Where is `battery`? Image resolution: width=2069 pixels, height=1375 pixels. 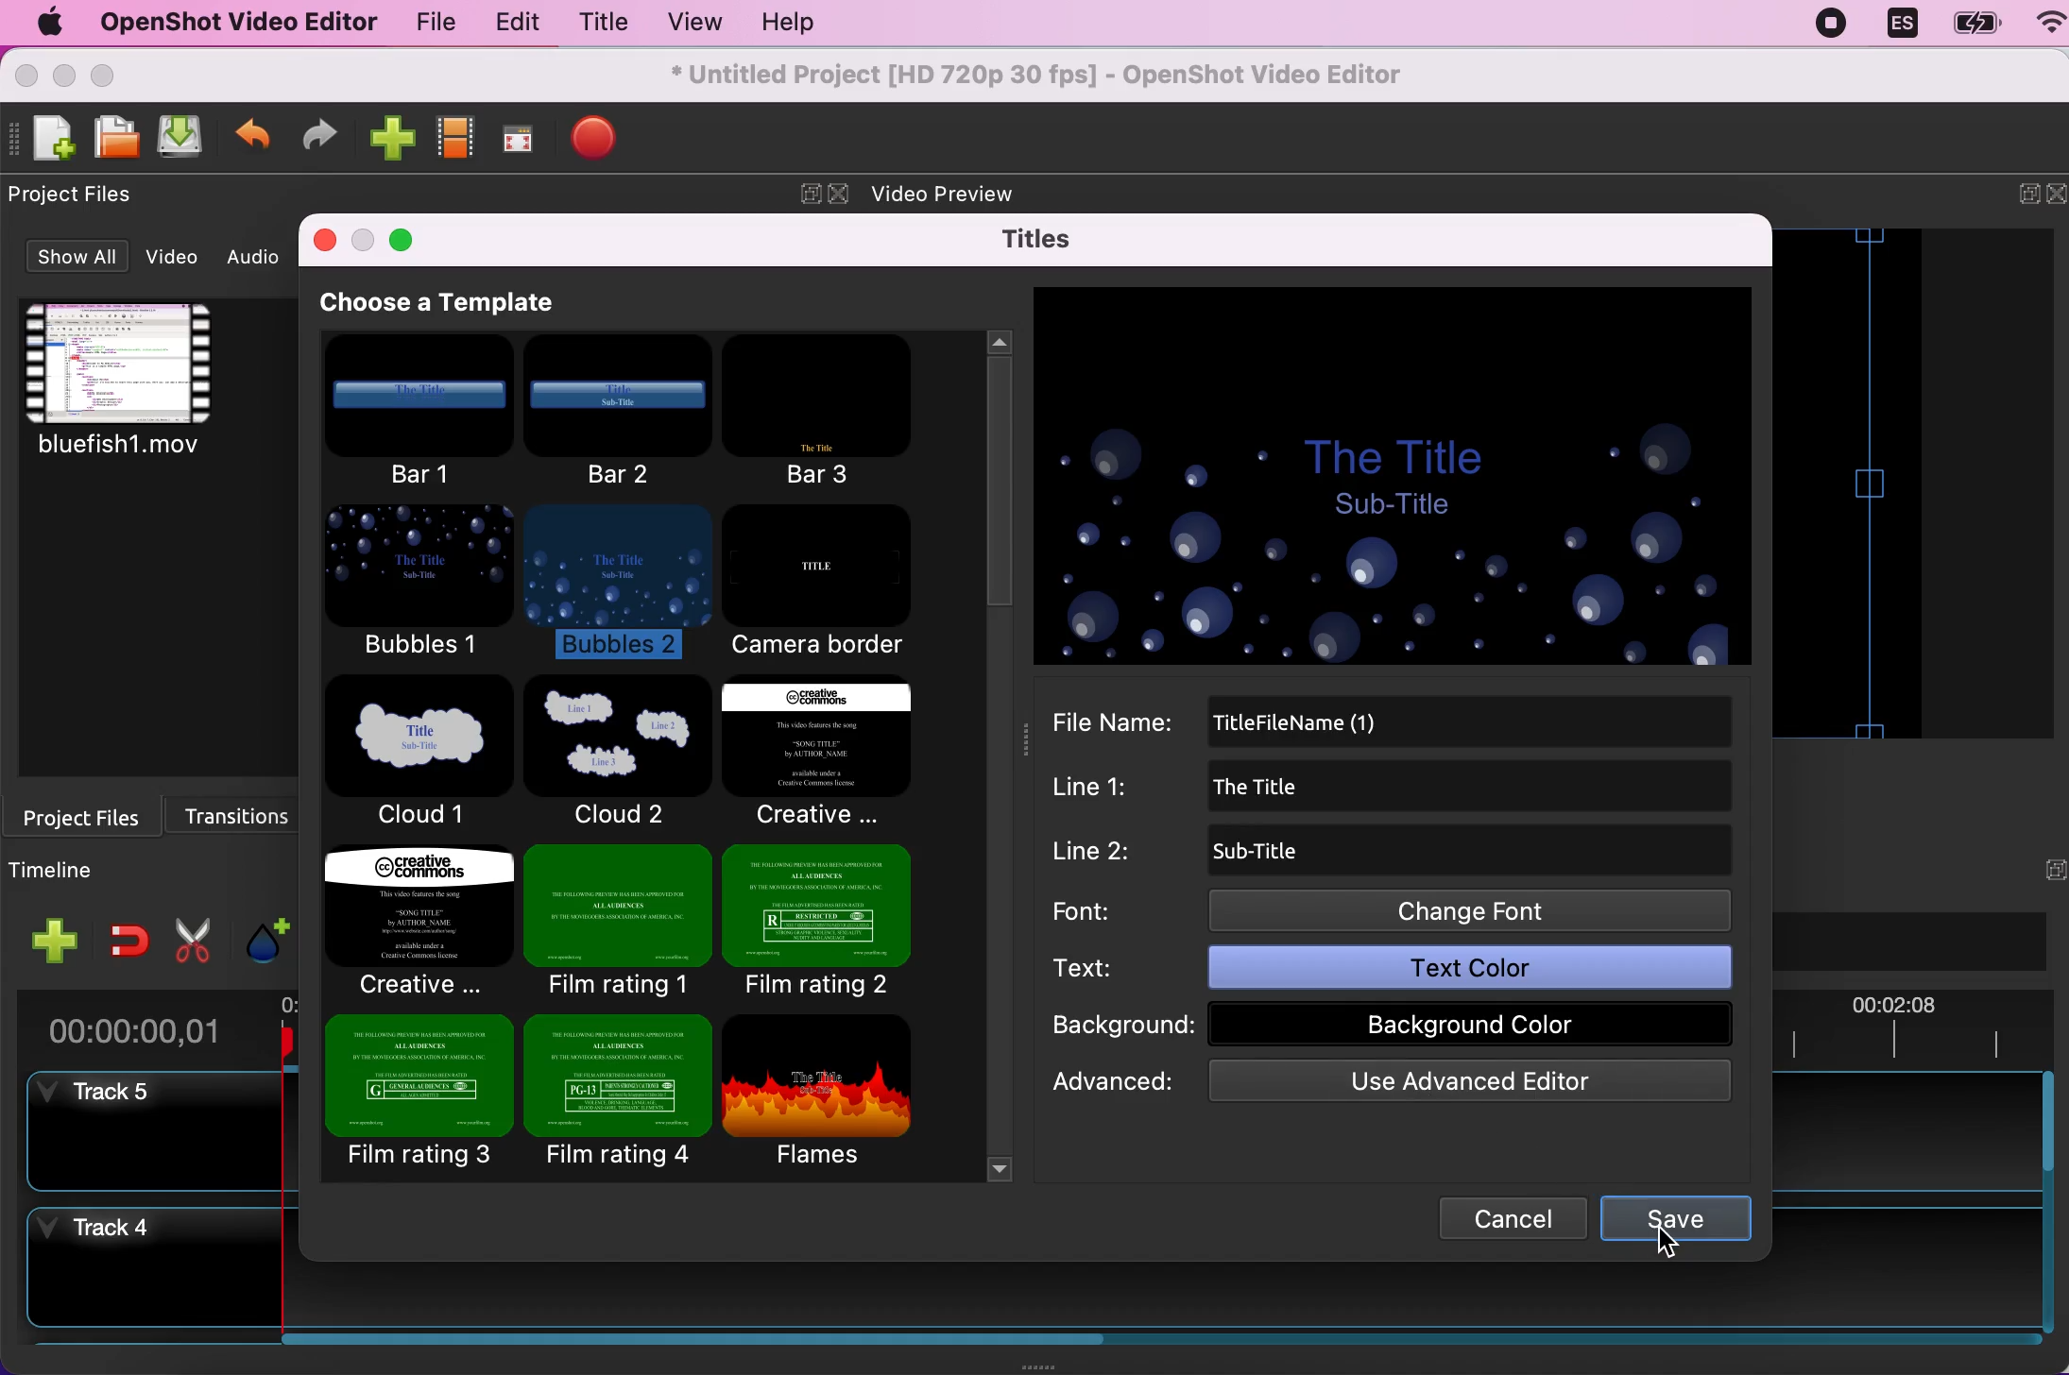 battery is located at coordinates (1970, 25).